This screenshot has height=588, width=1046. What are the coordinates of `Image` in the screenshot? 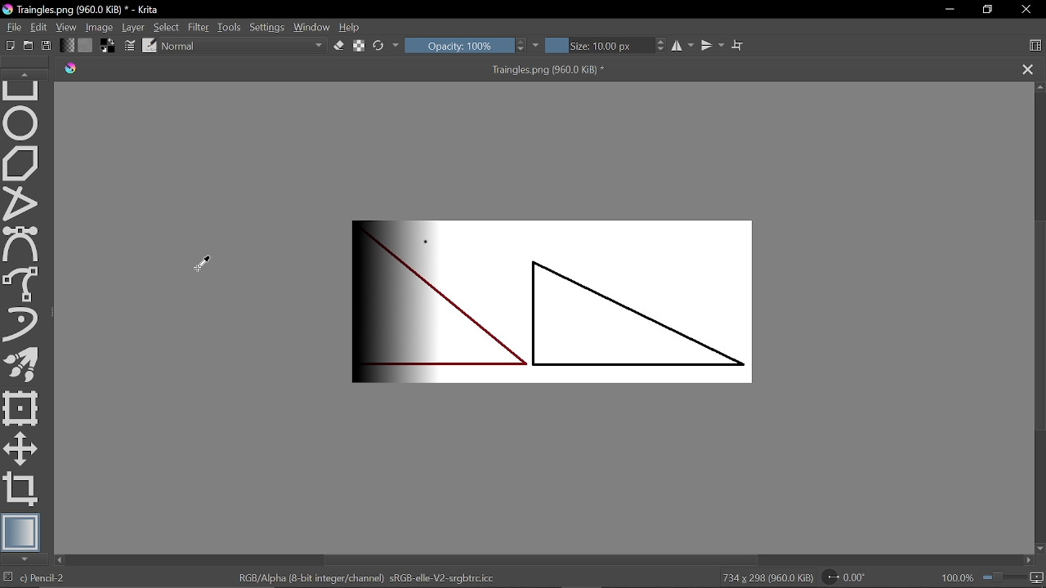 It's located at (99, 27).